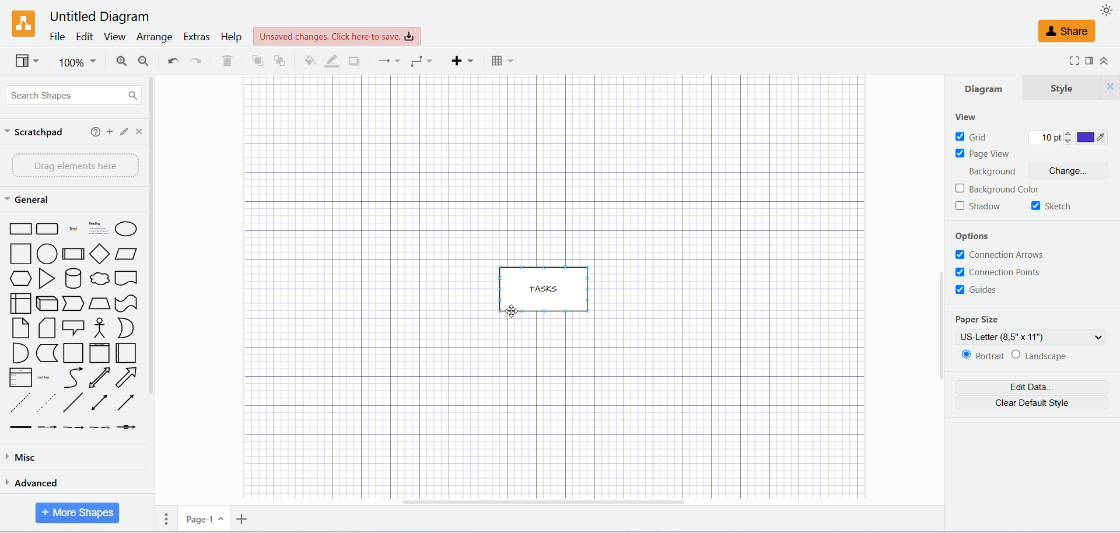  I want to click on full screen, so click(1070, 61).